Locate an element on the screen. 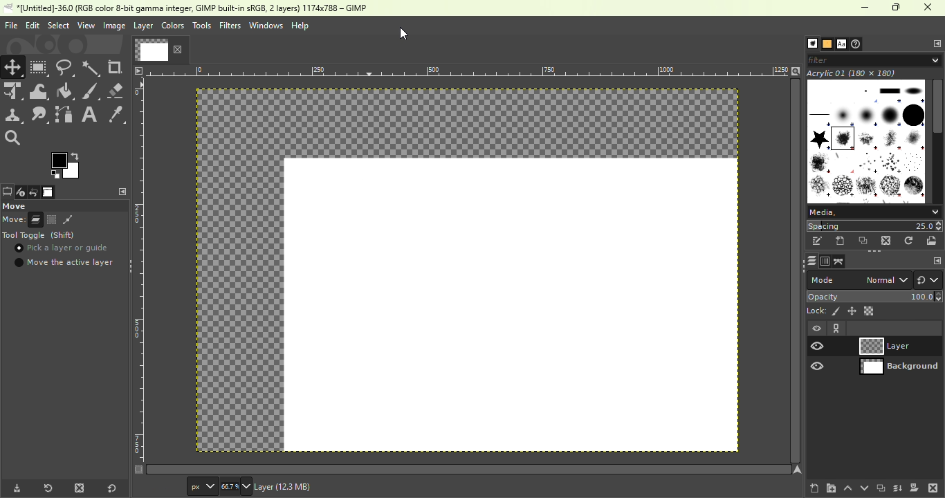 This screenshot has width=945, height=498. Access the image menu is located at coordinates (138, 70).